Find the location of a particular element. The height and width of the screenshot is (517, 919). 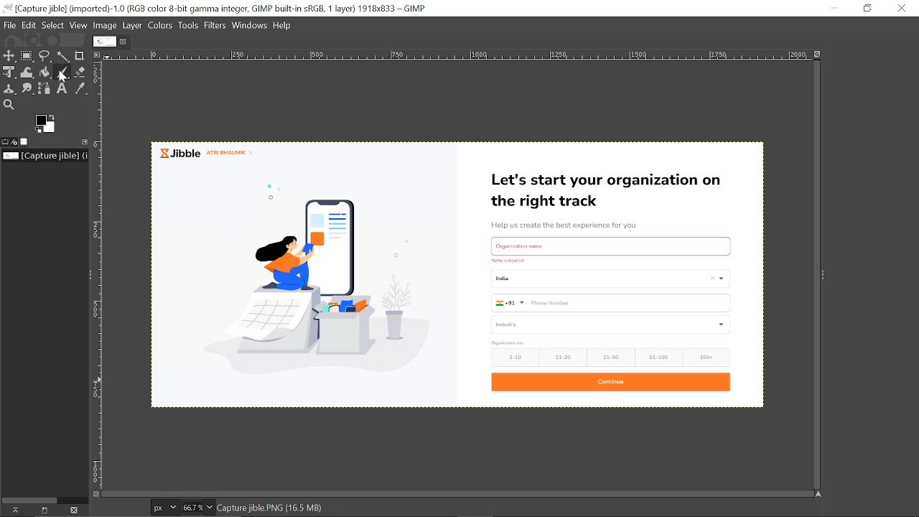

Color picker tool is located at coordinates (83, 89).